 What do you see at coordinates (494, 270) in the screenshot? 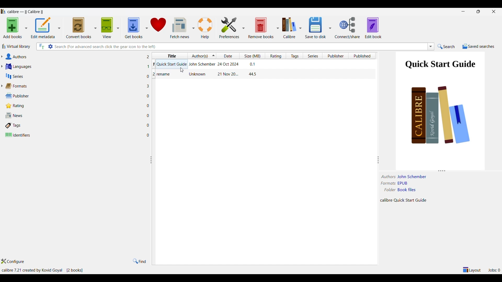
I see `Jobs` at bounding box center [494, 270].